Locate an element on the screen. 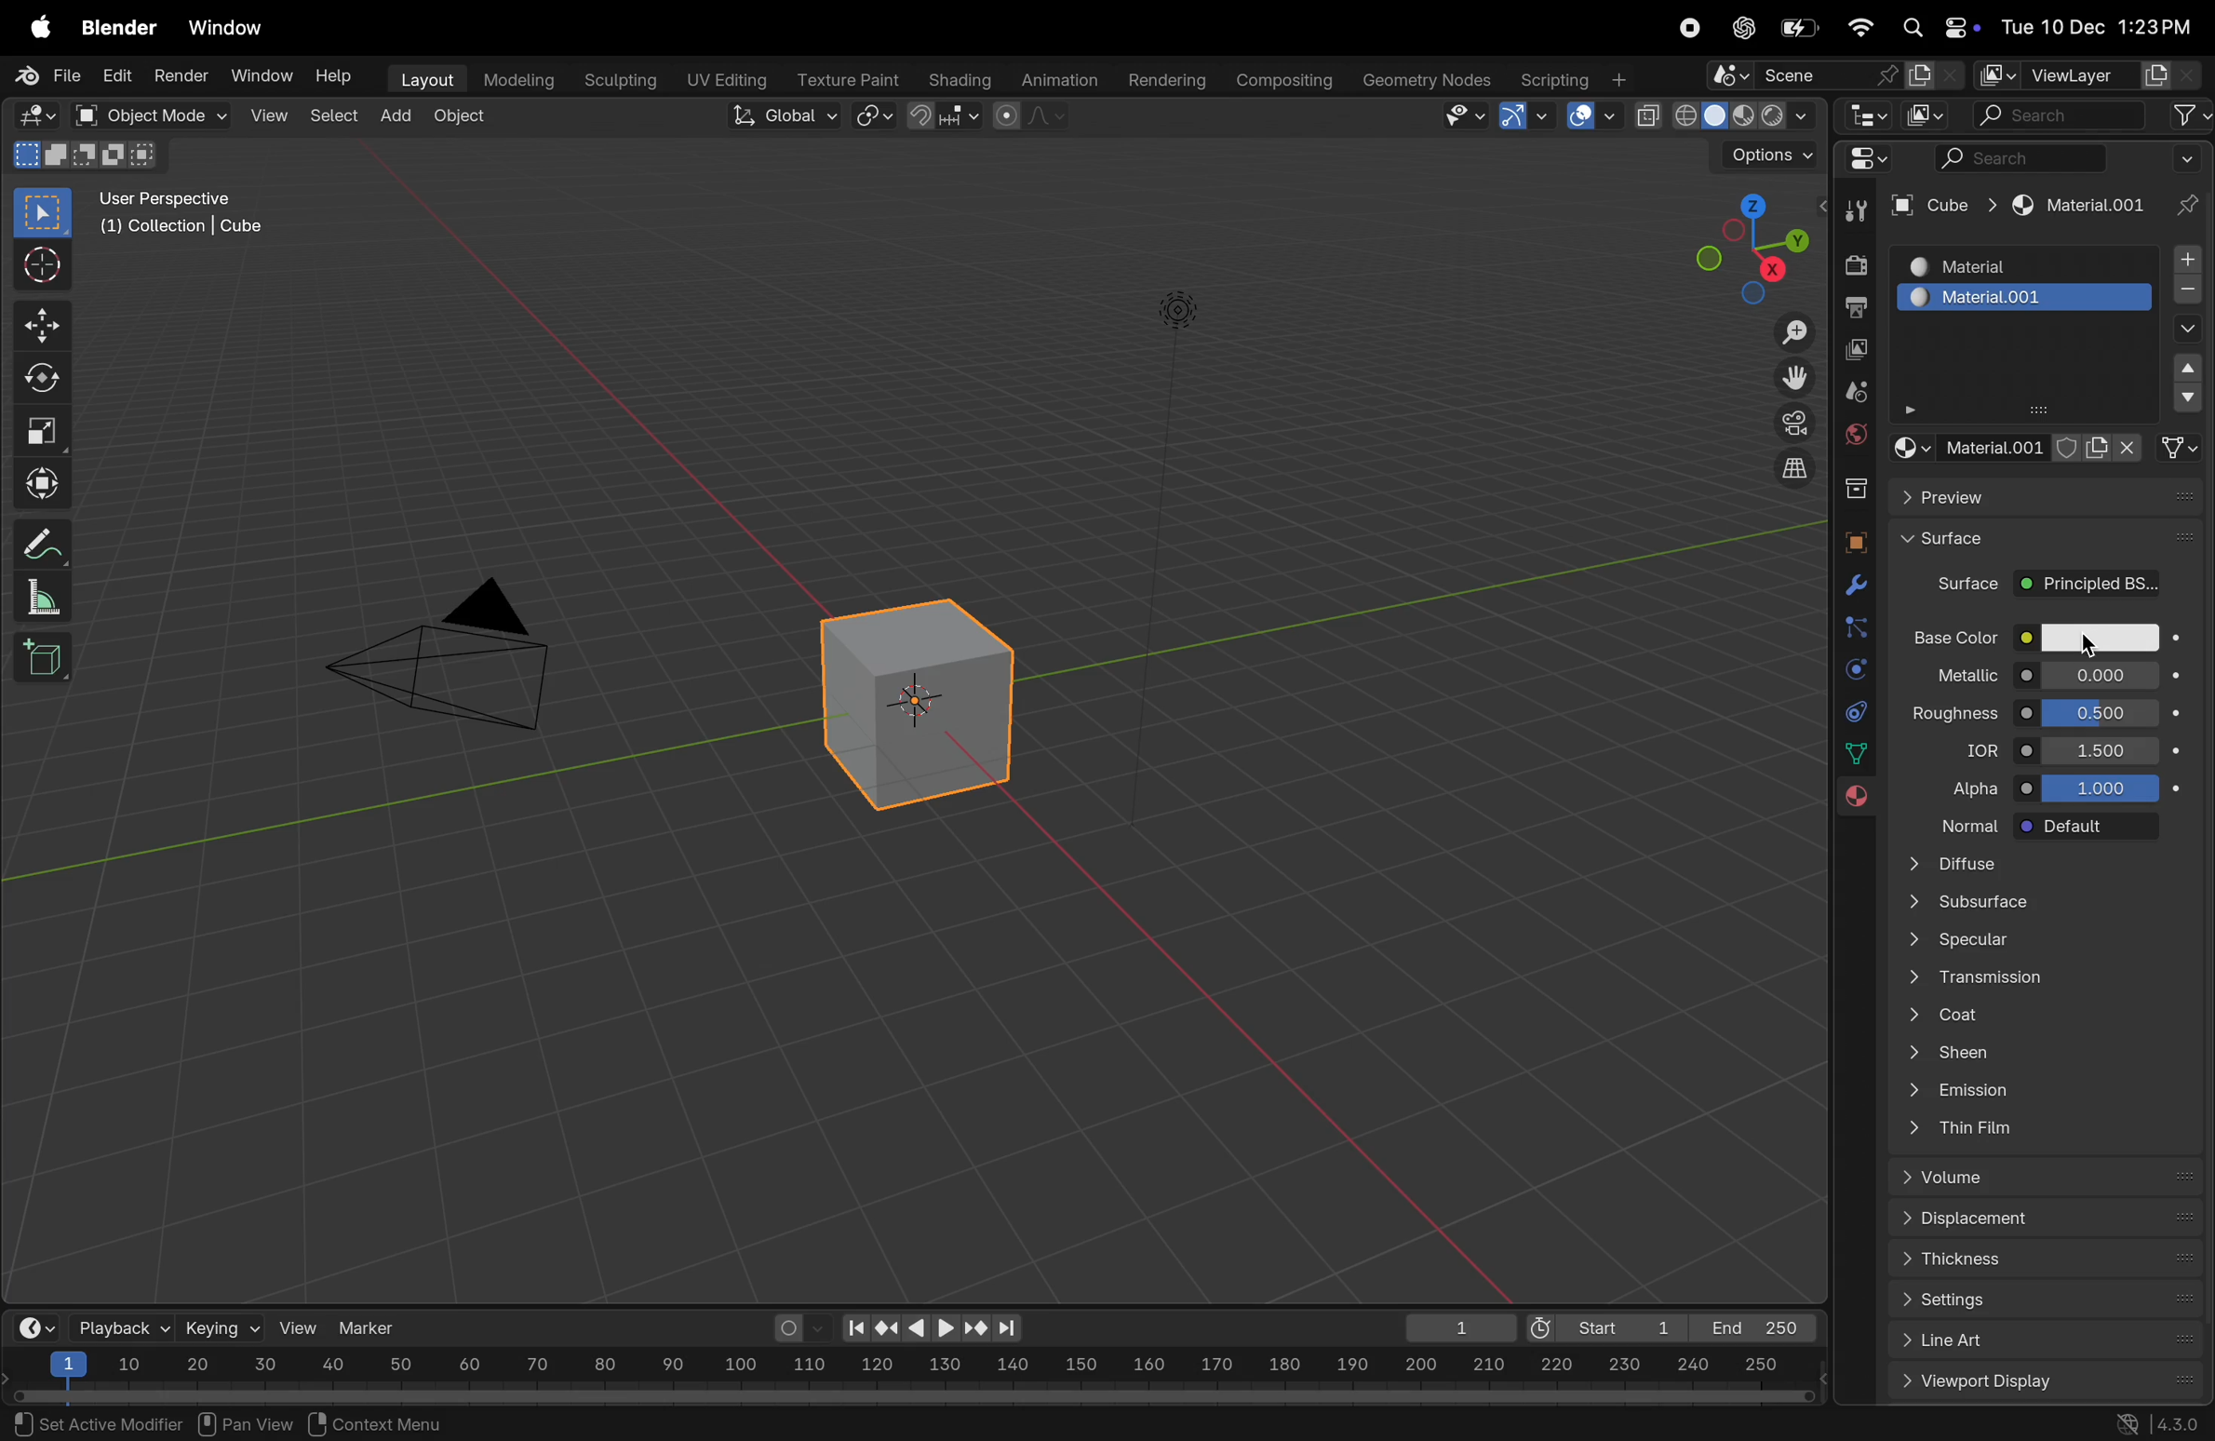 The image size is (2215, 1441). sheen is located at coordinates (2055, 1051).